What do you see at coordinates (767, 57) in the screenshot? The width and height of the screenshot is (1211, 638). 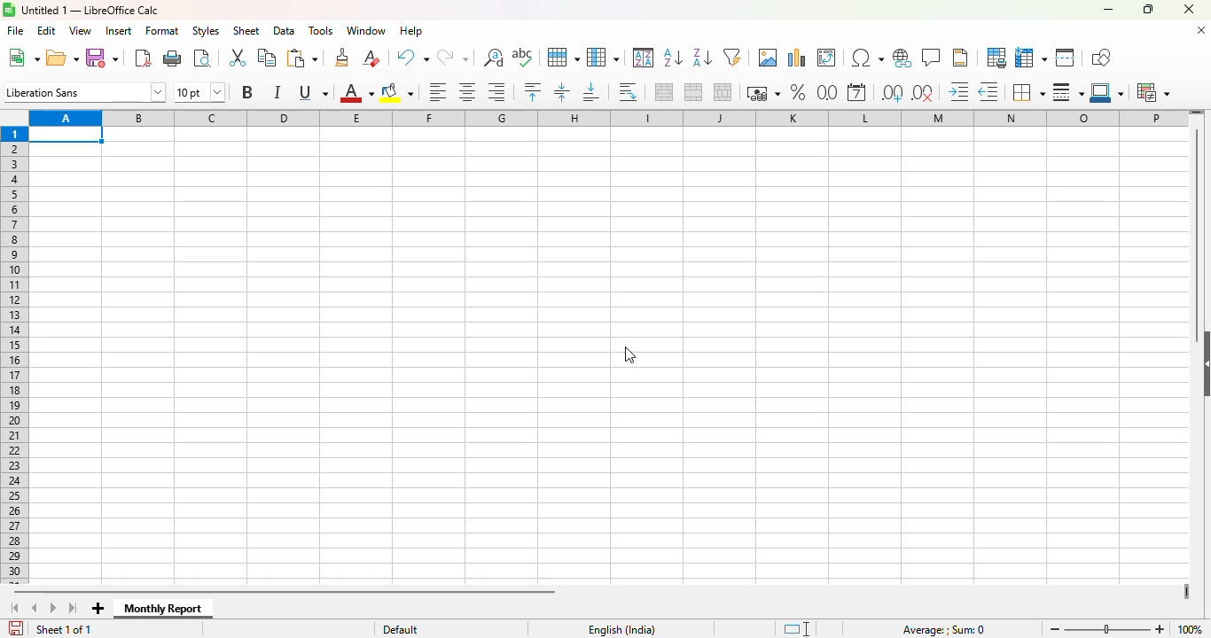 I see `insert image` at bounding box center [767, 57].